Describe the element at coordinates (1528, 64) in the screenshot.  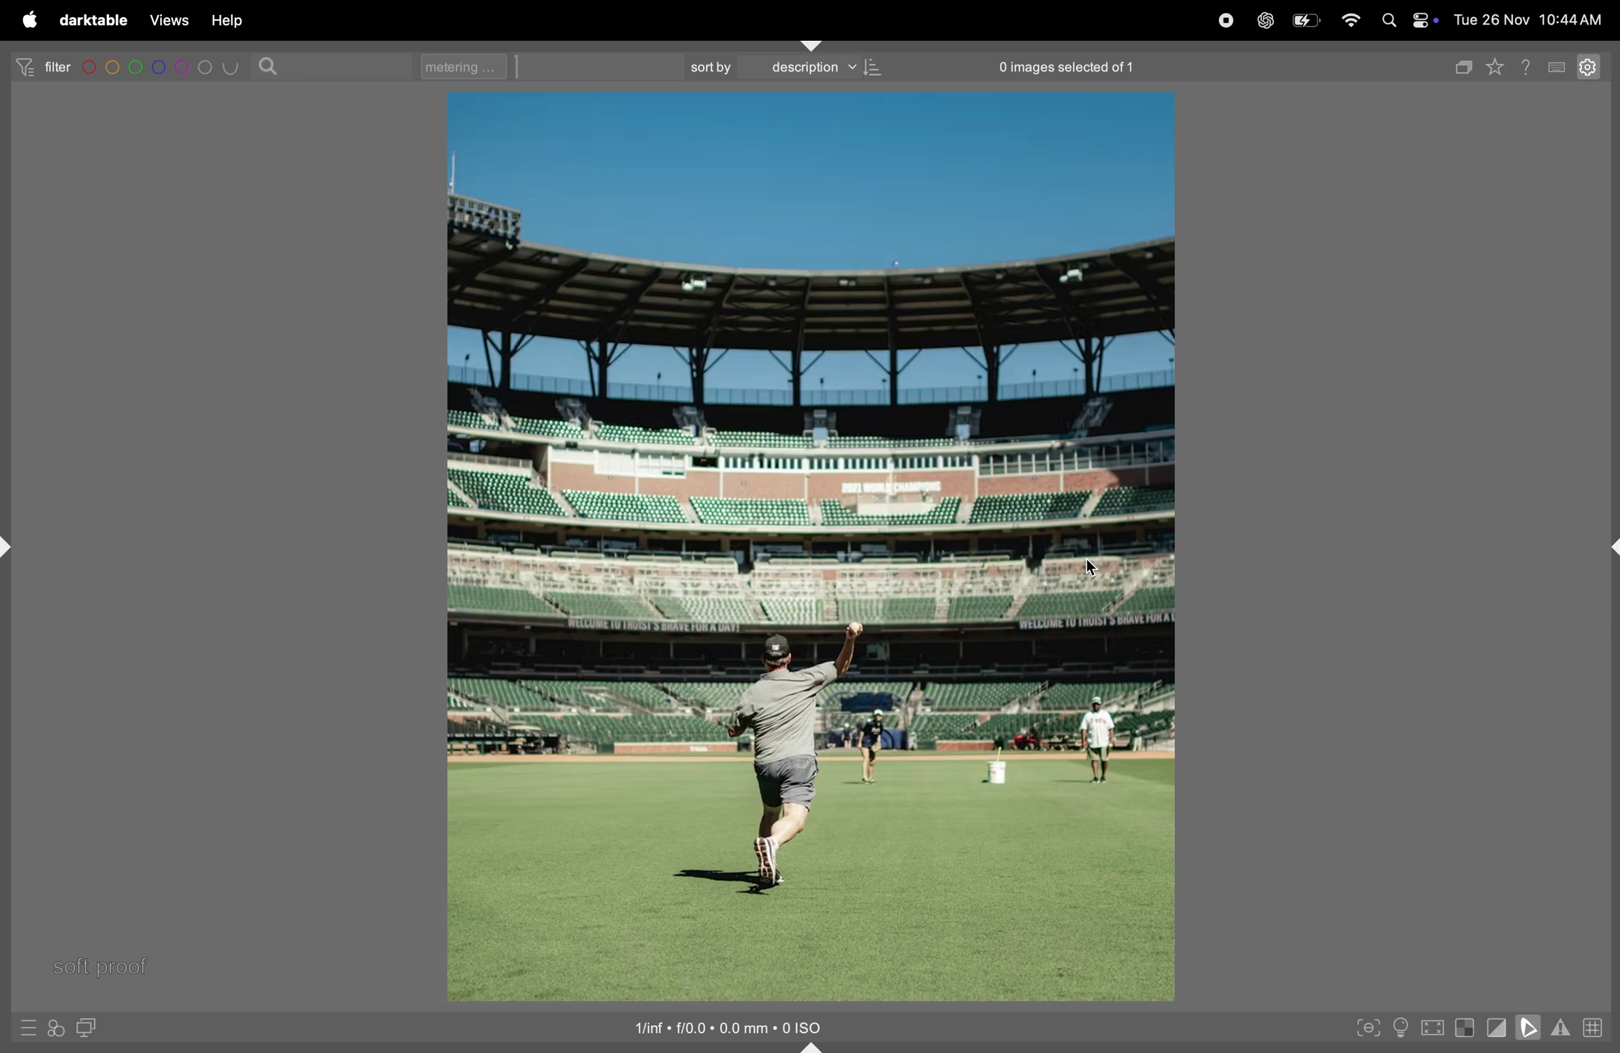
I see `help` at that location.